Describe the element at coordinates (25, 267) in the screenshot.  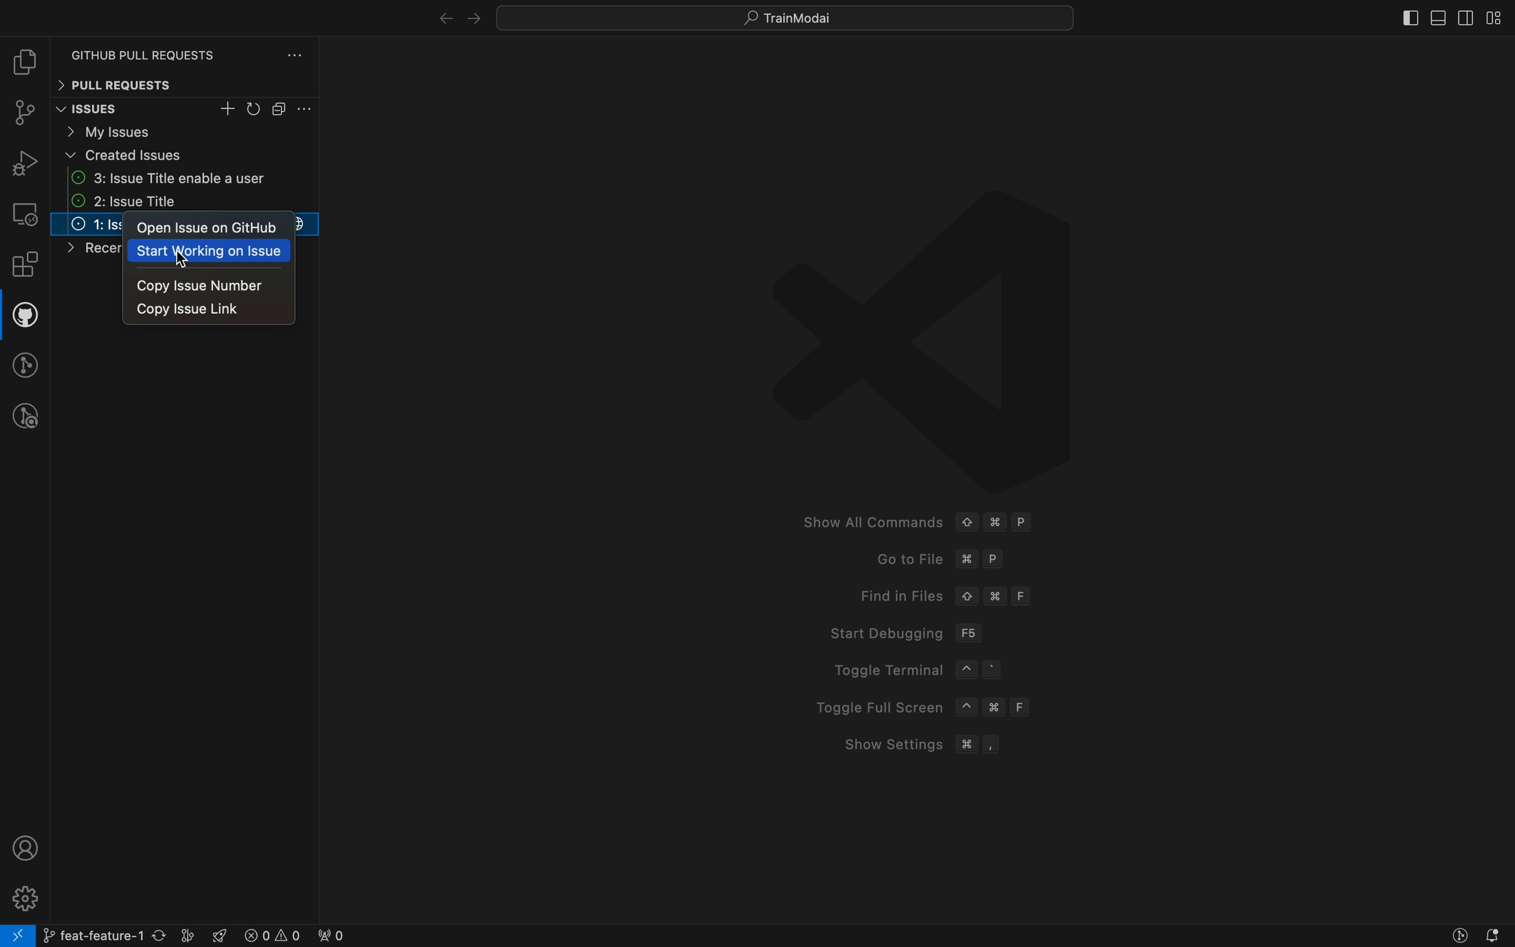
I see `Extensions` at that location.